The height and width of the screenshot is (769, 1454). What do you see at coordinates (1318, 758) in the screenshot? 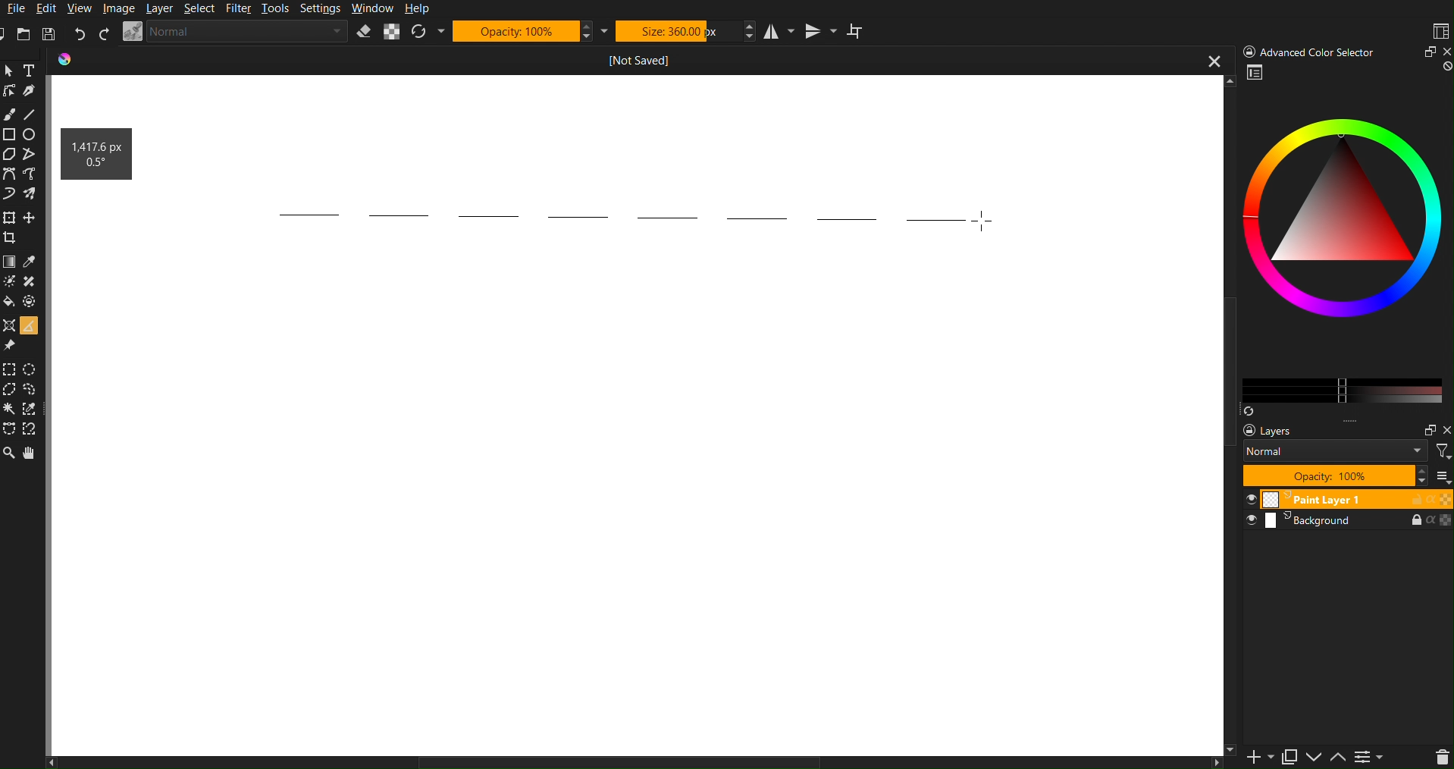
I see `Down` at bounding box center [1318, 758].